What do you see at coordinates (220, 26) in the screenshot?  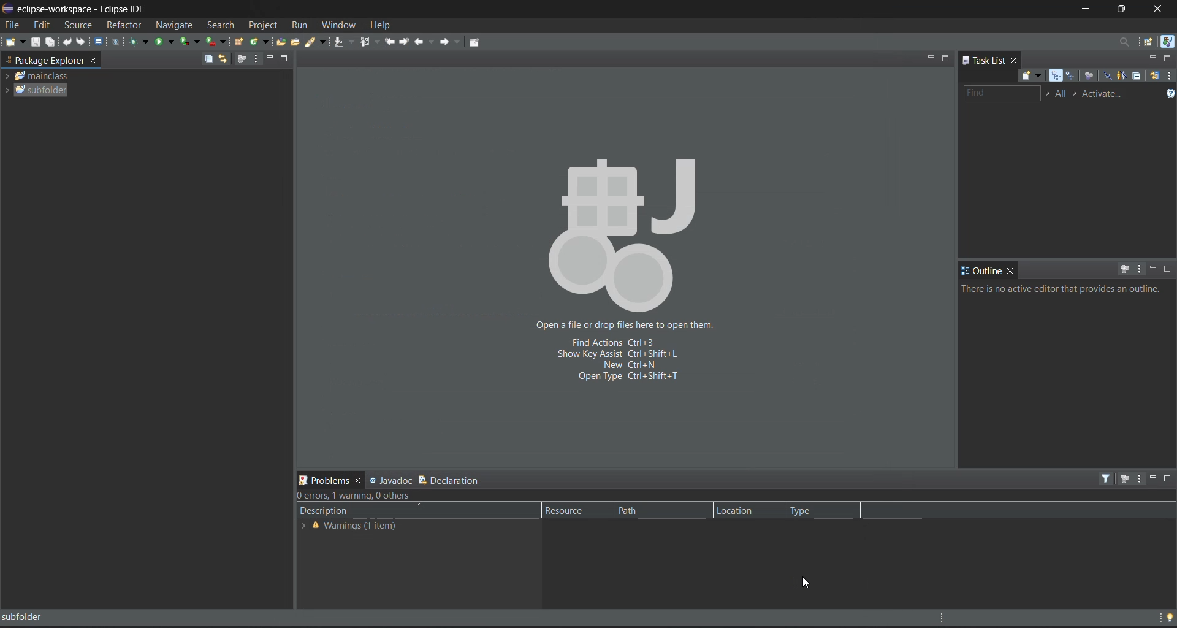 I see `search` at bounding box center [220, 26].